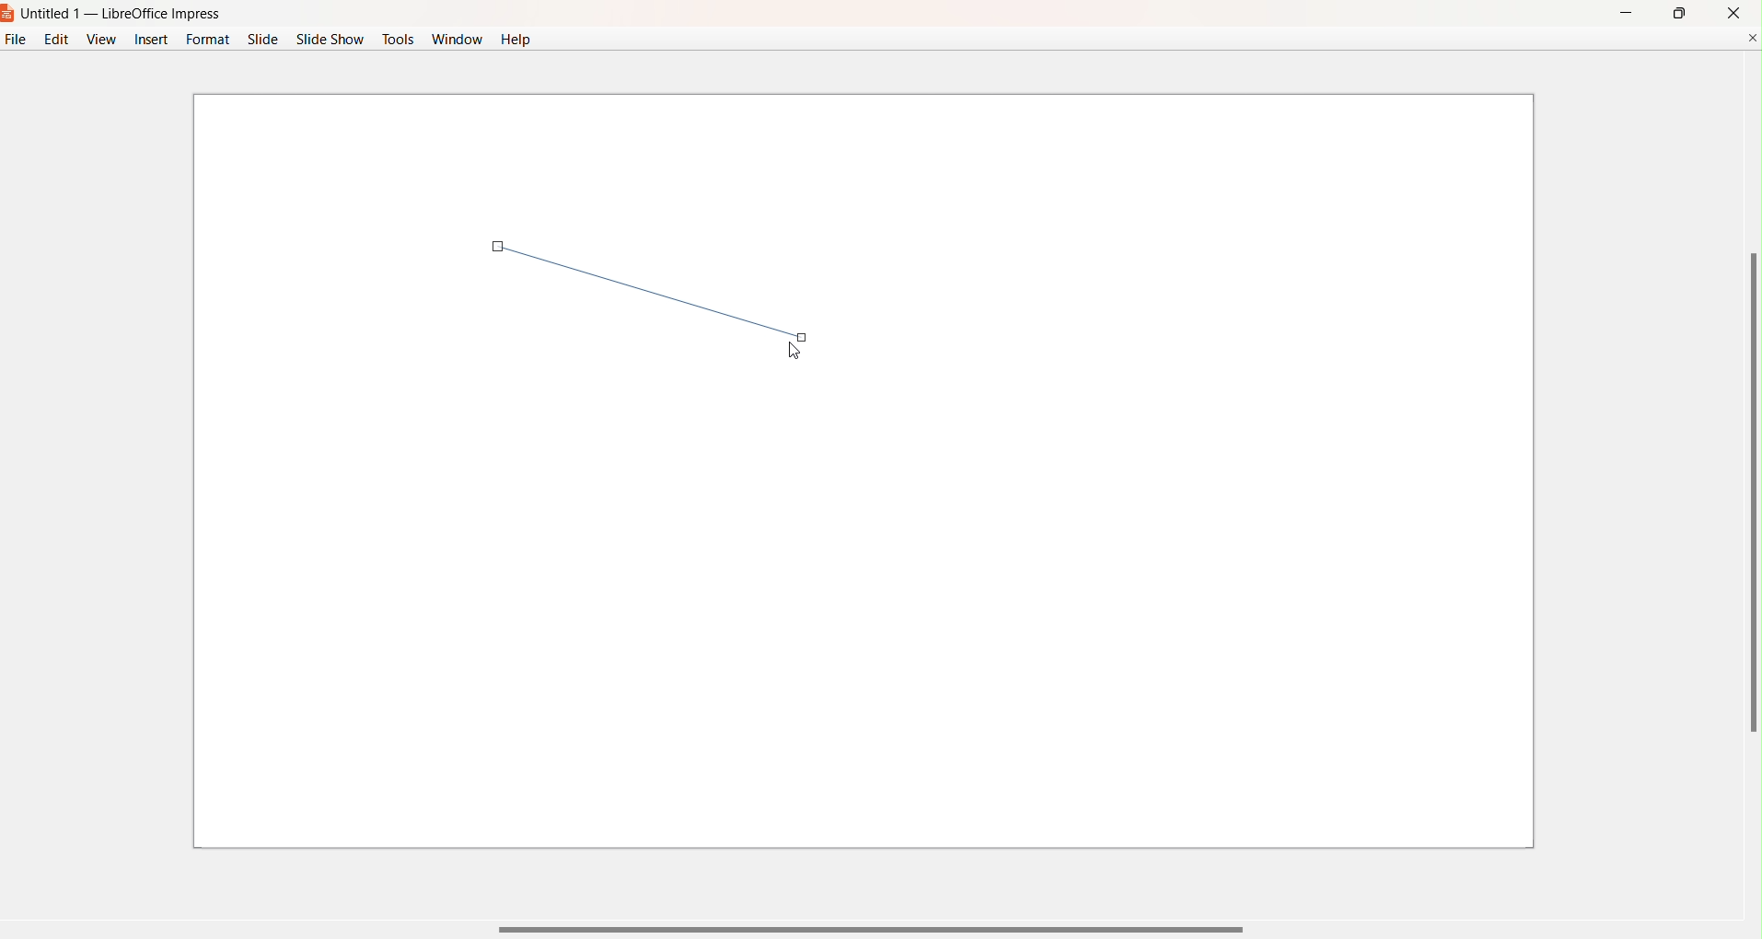 The height and width of the screenshot is (939, 1762). I want to click on Slide, so click(263, 40).